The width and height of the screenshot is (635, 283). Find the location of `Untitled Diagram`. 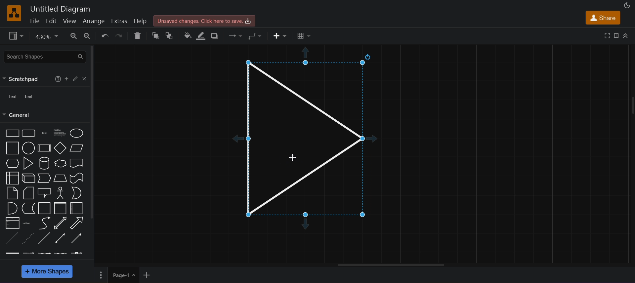

Untitled Diagram is located at coordinates (60, 8).